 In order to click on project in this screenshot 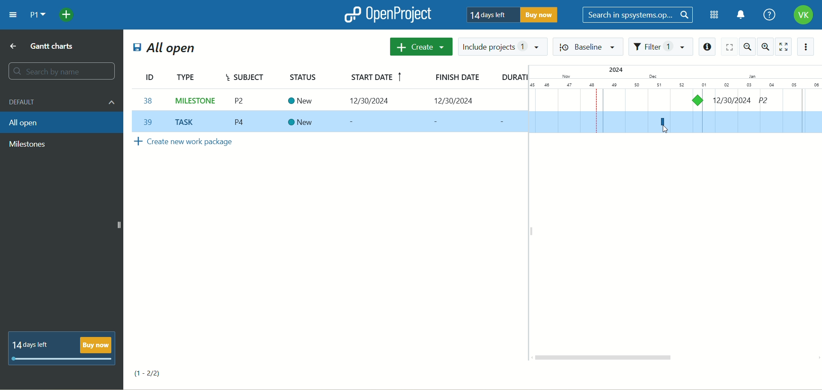, I will do `click(38, 15)`.